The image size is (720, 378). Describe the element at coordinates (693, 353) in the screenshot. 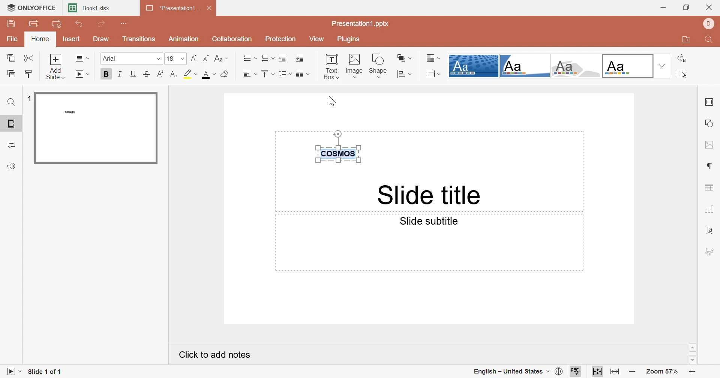

I see `Scroll Bar` at that location.